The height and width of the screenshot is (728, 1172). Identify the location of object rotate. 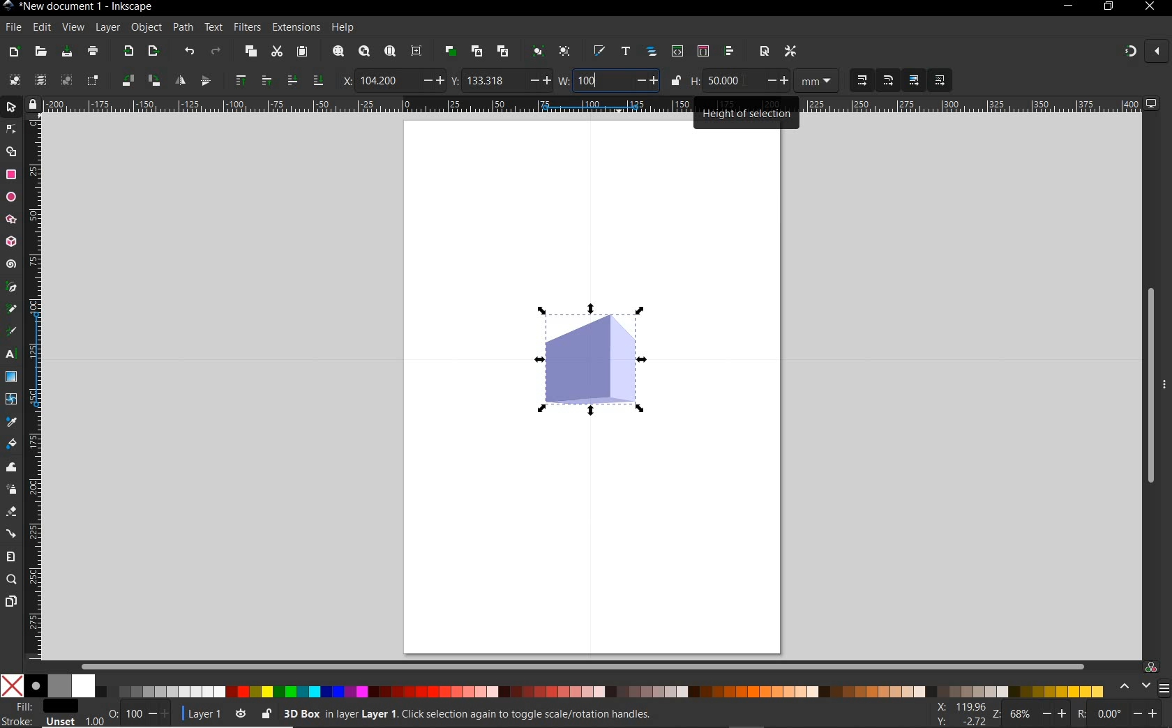
(126, 80).